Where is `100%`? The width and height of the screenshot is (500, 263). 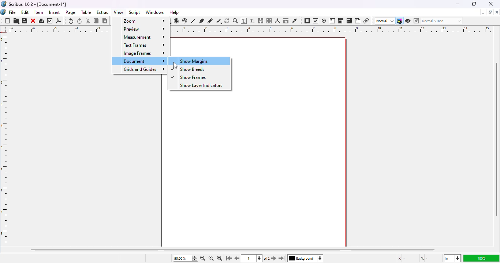
100% is located at coordinates (480, 258).